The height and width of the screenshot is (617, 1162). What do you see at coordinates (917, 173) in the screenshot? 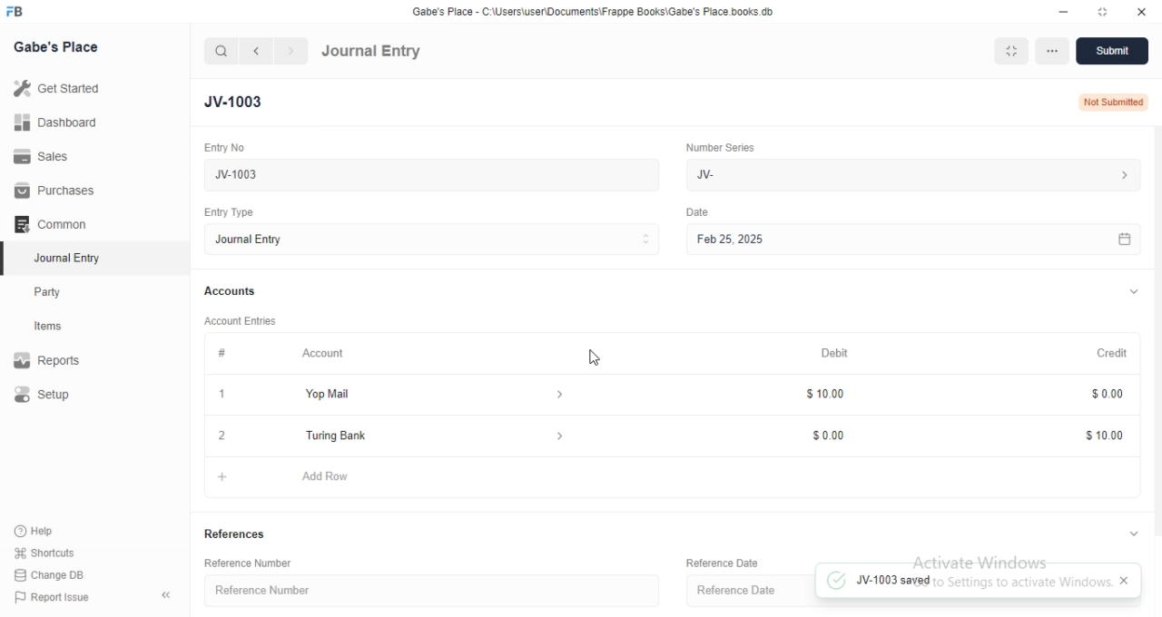
I see `Jv-` at bounding box center [917, 173].